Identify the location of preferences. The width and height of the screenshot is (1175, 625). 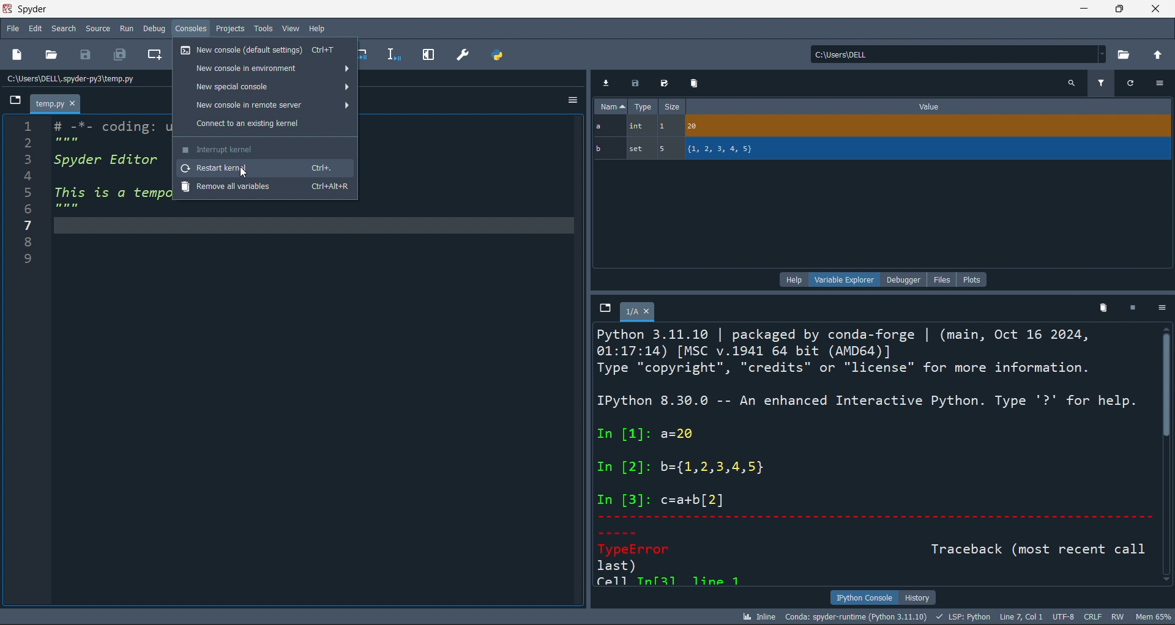
(463, 54).